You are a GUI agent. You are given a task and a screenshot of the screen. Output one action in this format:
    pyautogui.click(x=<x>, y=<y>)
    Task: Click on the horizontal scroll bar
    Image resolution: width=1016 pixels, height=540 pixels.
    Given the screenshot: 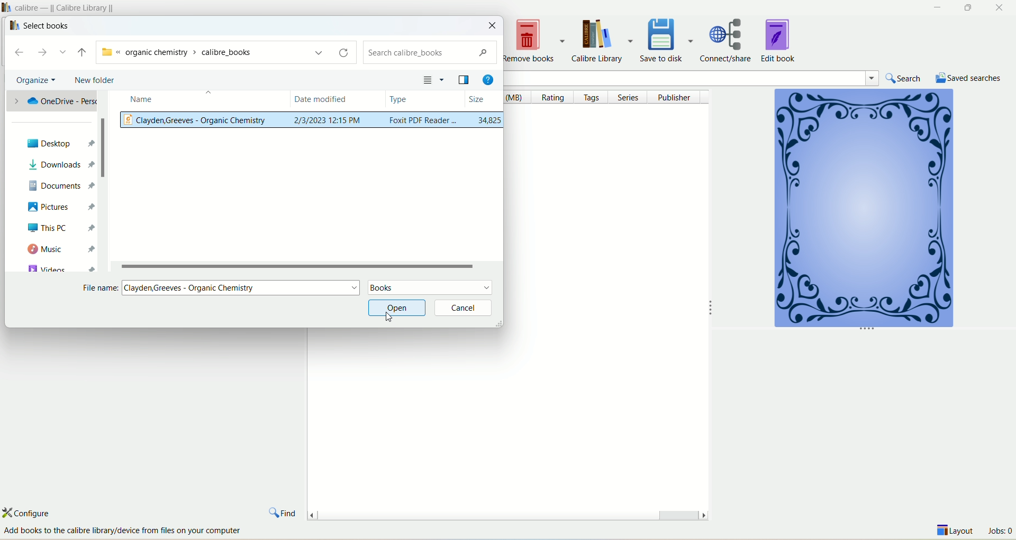 What is the action you would take?
    pyautogui.click(x=507, y=513)
    